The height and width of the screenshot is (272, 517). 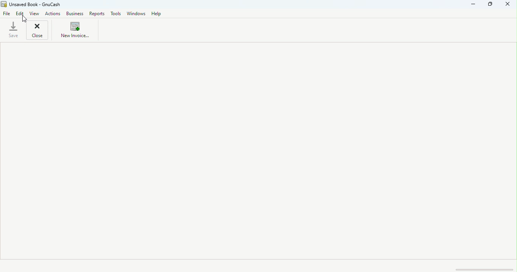 What do you see at coordinates (258, 266) in the screenshot?
I see `Status bar` at bounding box center [258, 266].